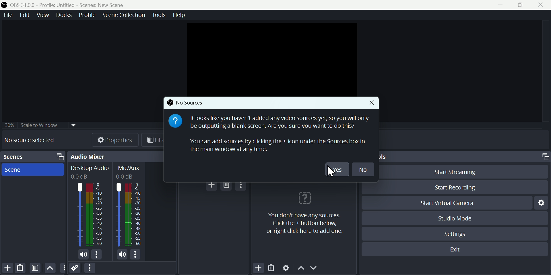 The width and height of the screenshot is (551, 275). I want to click on more options, so click(89, 268).